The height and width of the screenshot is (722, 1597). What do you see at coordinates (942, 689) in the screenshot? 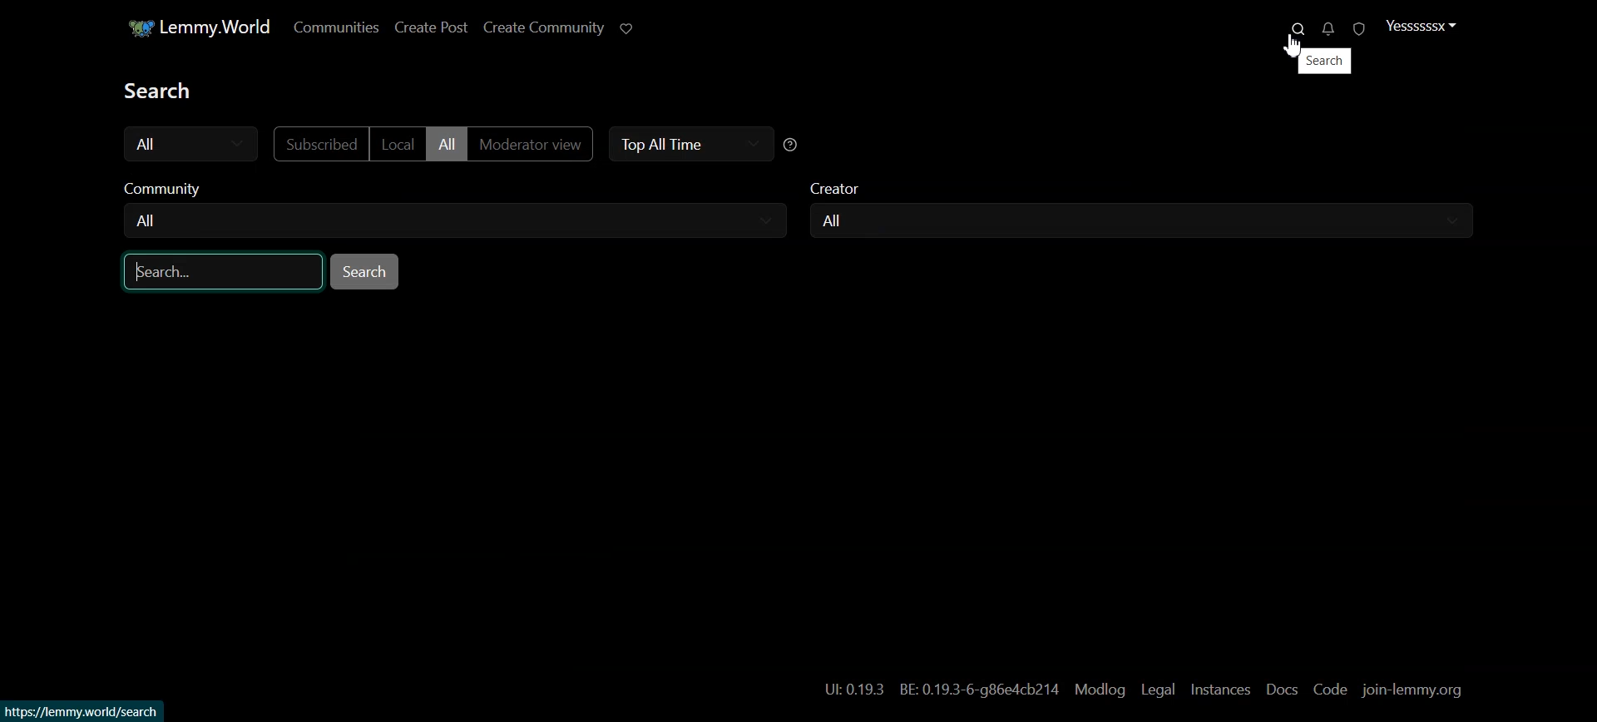
I see `hyperlink` at bounding box center [942, 689].